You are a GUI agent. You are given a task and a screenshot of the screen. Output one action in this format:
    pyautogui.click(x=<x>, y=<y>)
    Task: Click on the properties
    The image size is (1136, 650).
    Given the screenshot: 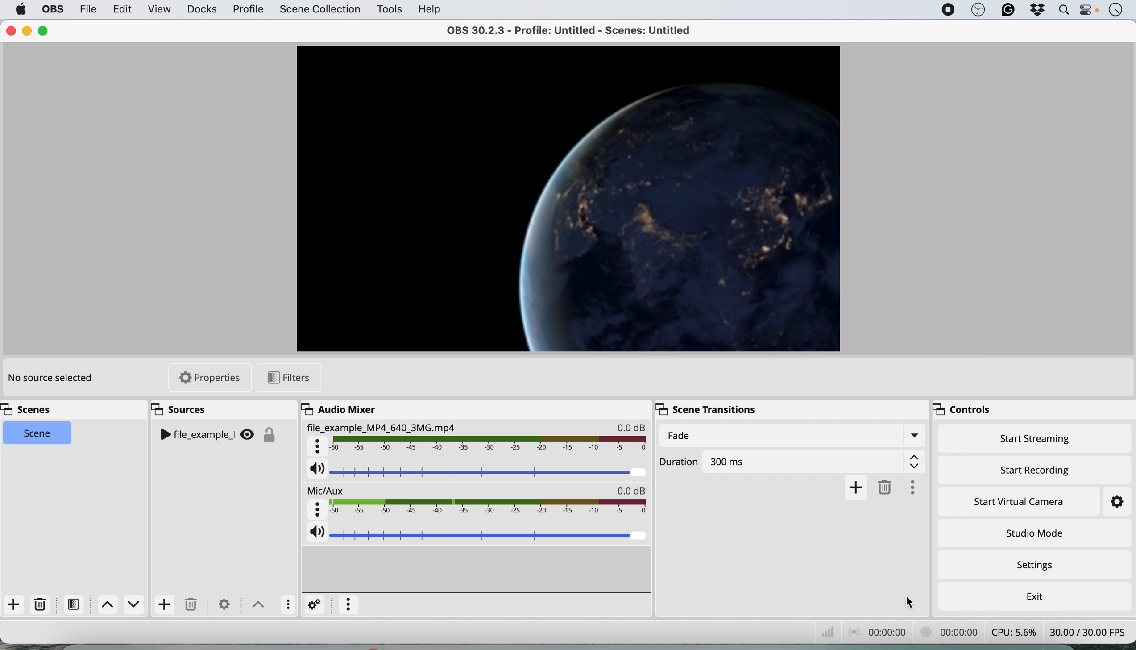 What is the action you would take?
    pyautogui.click(x=214, y=379)
    